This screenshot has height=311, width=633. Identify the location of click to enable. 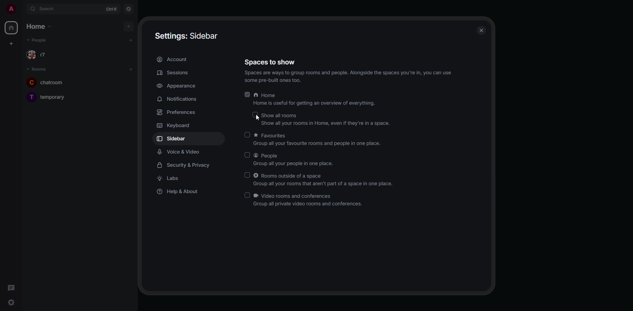
(247, 155).